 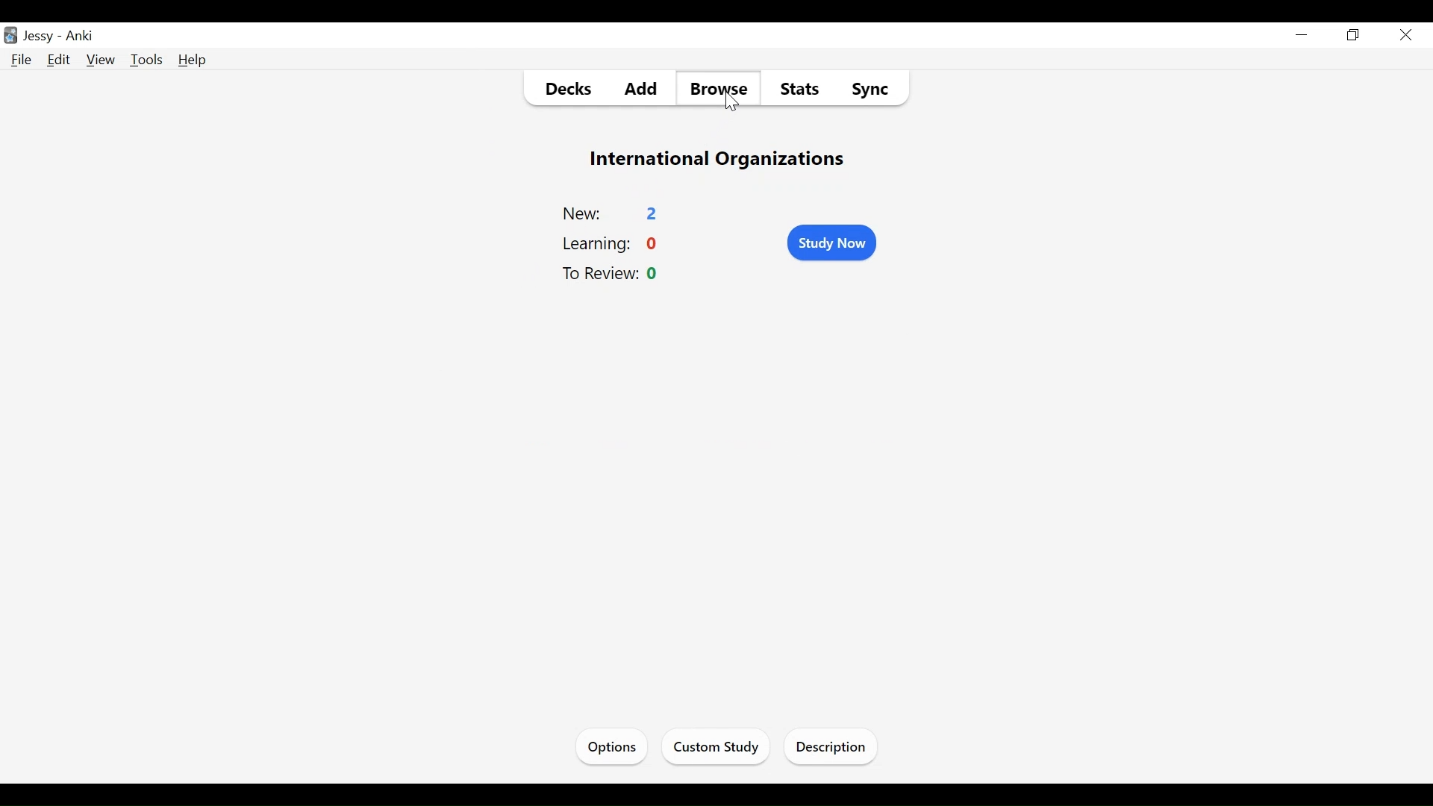 What do you see at coordinates (10, 34) in the screenshot?
I see `Anki Desktop Icon` at bounding box center [10, 34].